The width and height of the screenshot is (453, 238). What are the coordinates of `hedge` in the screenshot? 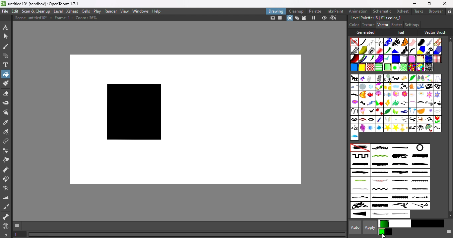 It's located at (428, 103).